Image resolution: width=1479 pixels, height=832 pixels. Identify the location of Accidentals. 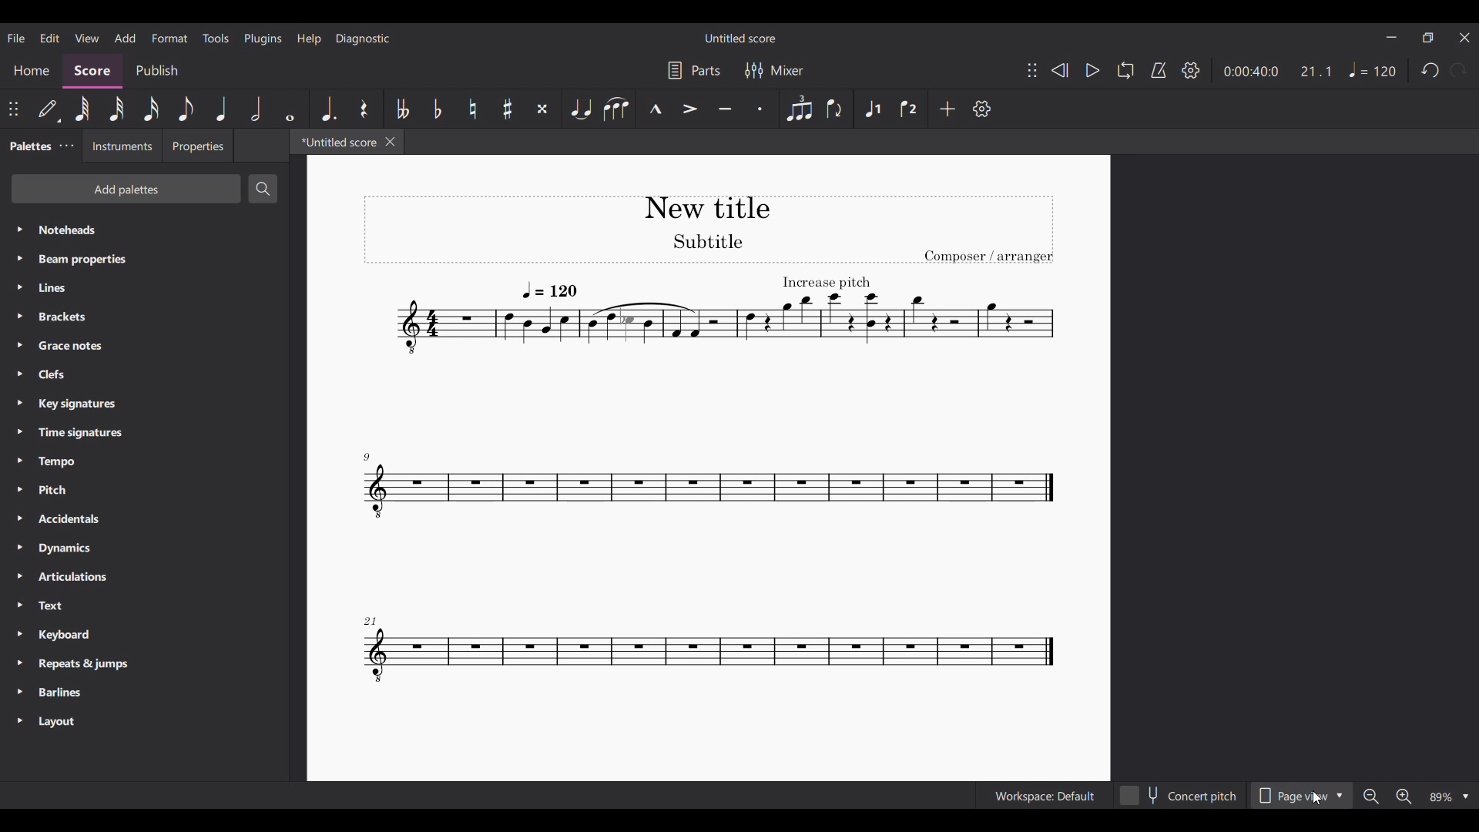
(144, 518).